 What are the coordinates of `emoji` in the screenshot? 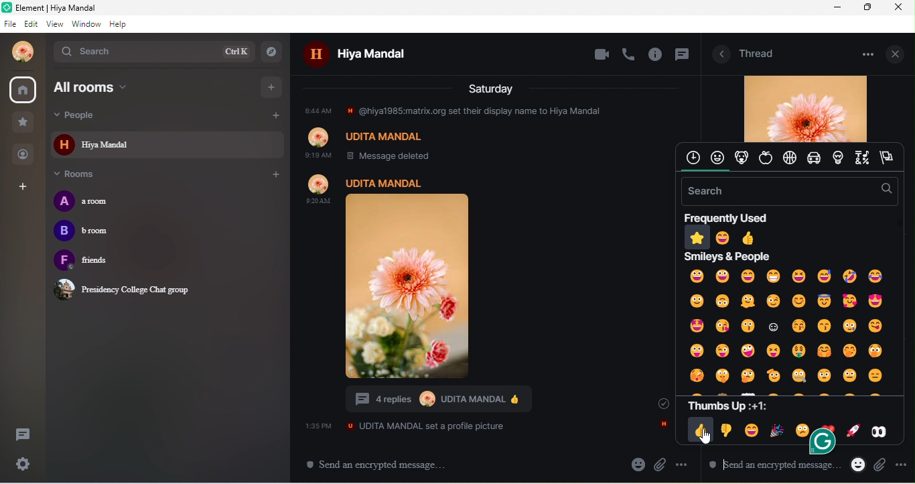 It's located at (638, 464).